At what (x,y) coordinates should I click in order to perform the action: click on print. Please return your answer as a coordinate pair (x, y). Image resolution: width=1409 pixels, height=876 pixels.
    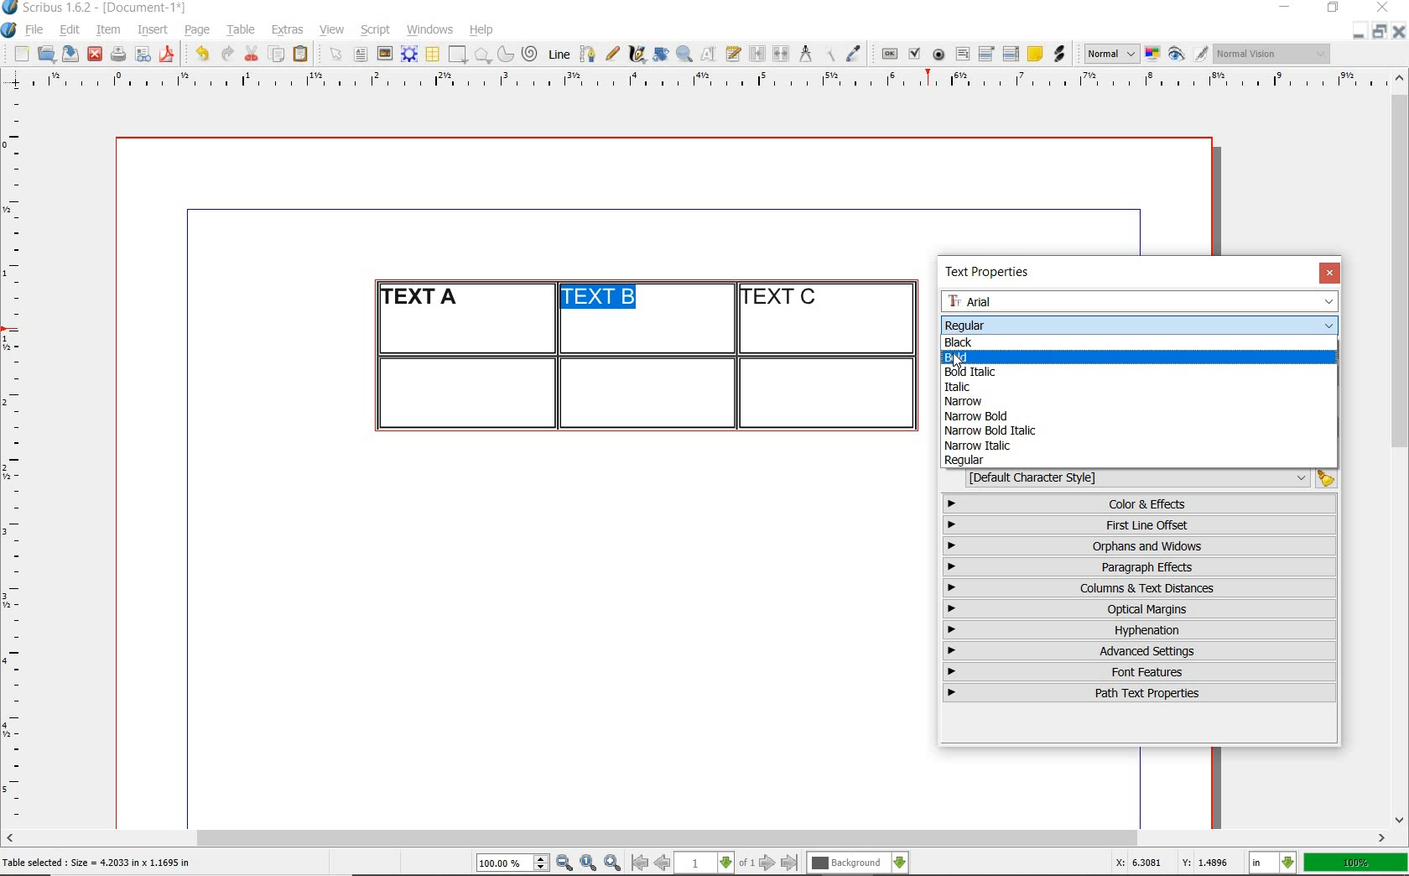
    Looking at the image, I should click on (117, 54).